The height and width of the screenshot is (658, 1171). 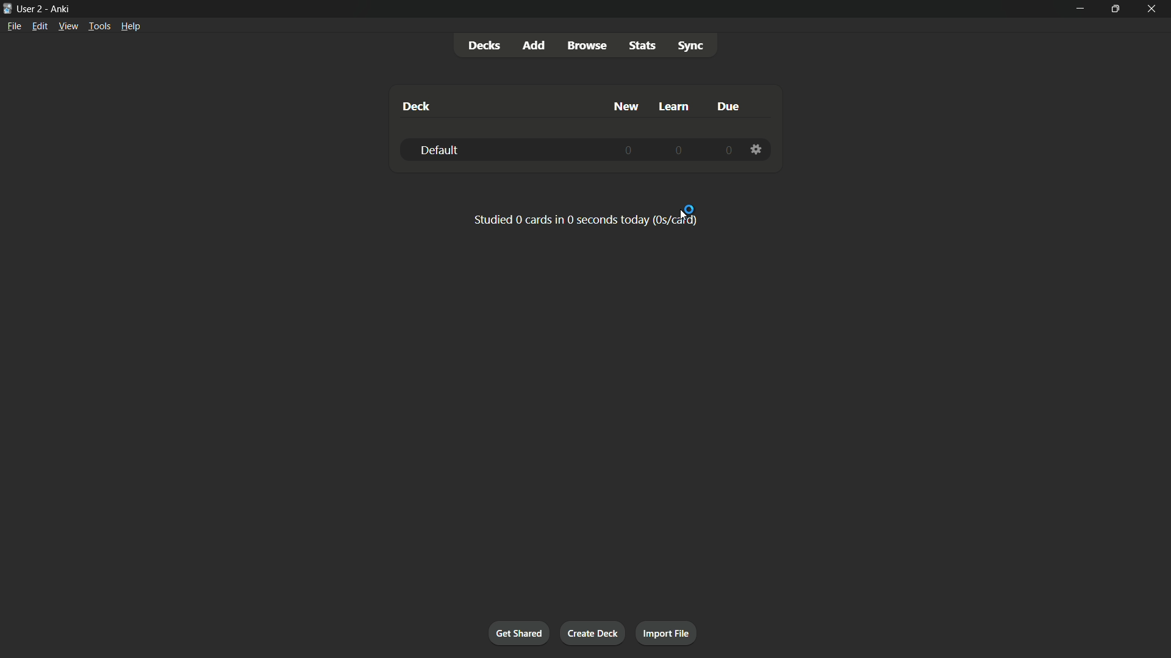 What do you see at coordinates (625, 107) in the screenshot?
I see `New` at bounding box center [625, 107].